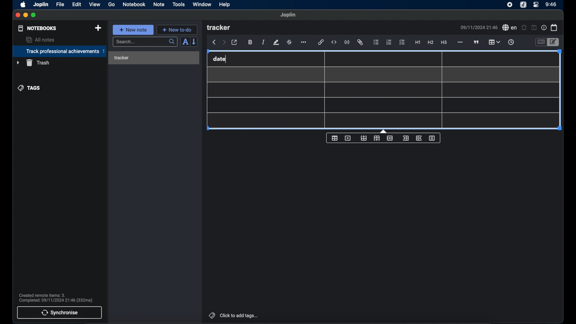  I want to click on tracker, so click(121, 58).